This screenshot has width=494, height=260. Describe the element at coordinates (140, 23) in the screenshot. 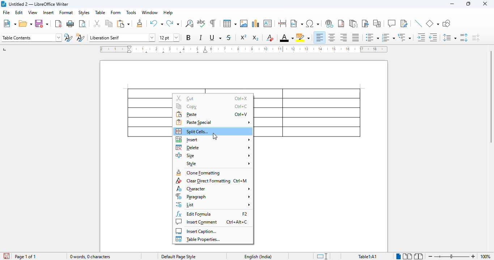

I see `clone formatting` at that location.